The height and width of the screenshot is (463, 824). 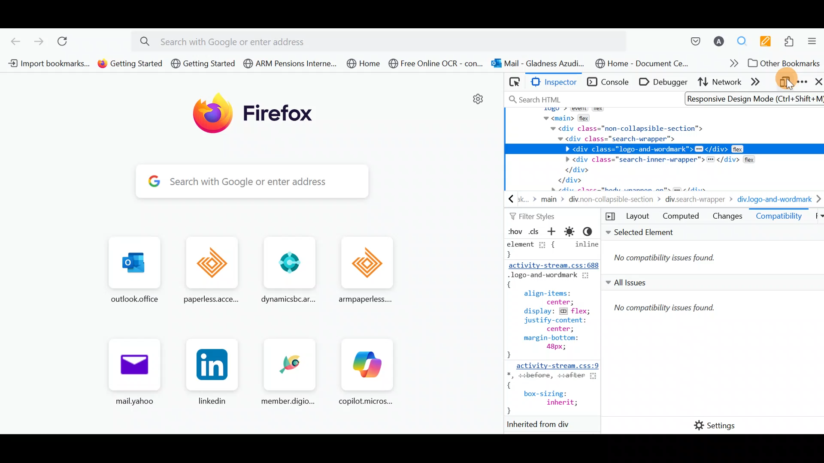 What do you see at coordinates (815, 218) in the screenshot?
I see `Show all tabs` at bounding box center [815, 218].